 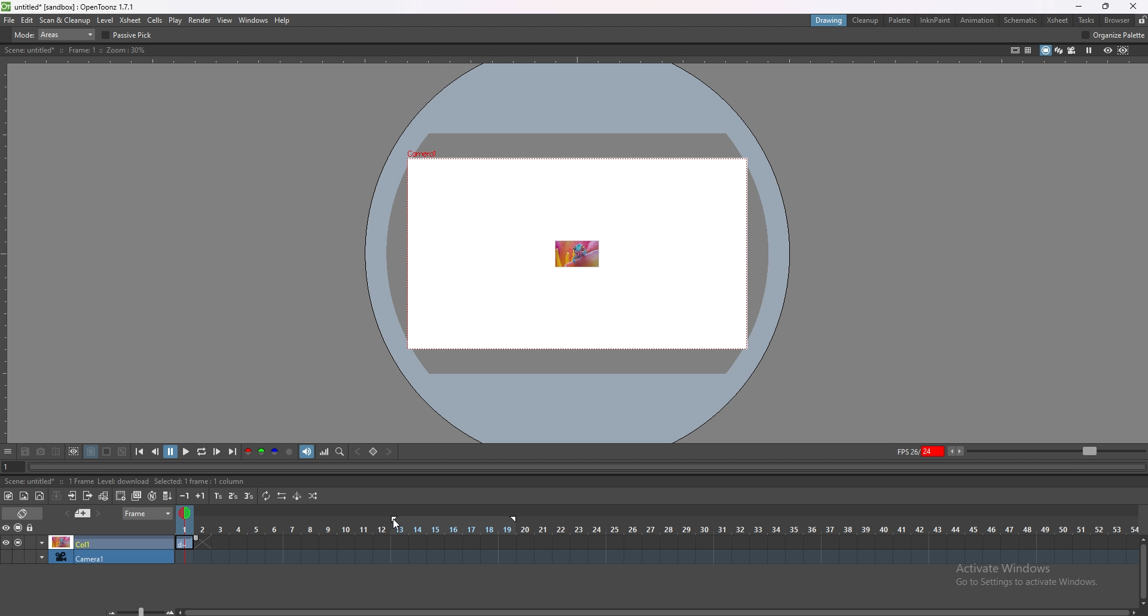 What do you see at coordinates (1119, 20) in the screenshot?
I see `browser` at bounding box center [1119, 20].